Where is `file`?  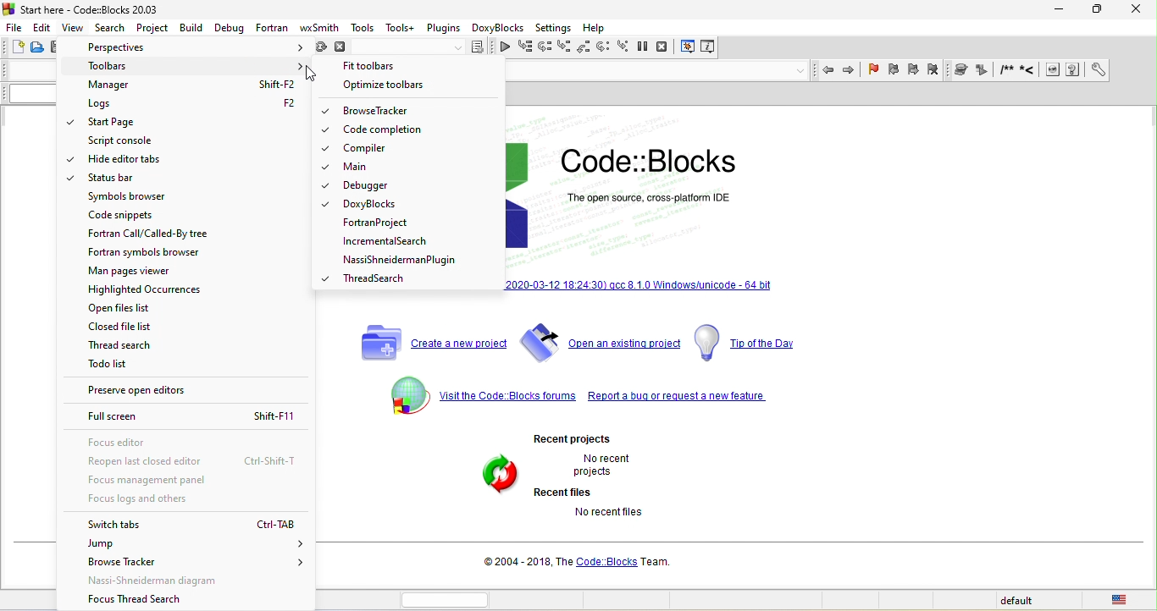
file is located at coordinates (16, 26).